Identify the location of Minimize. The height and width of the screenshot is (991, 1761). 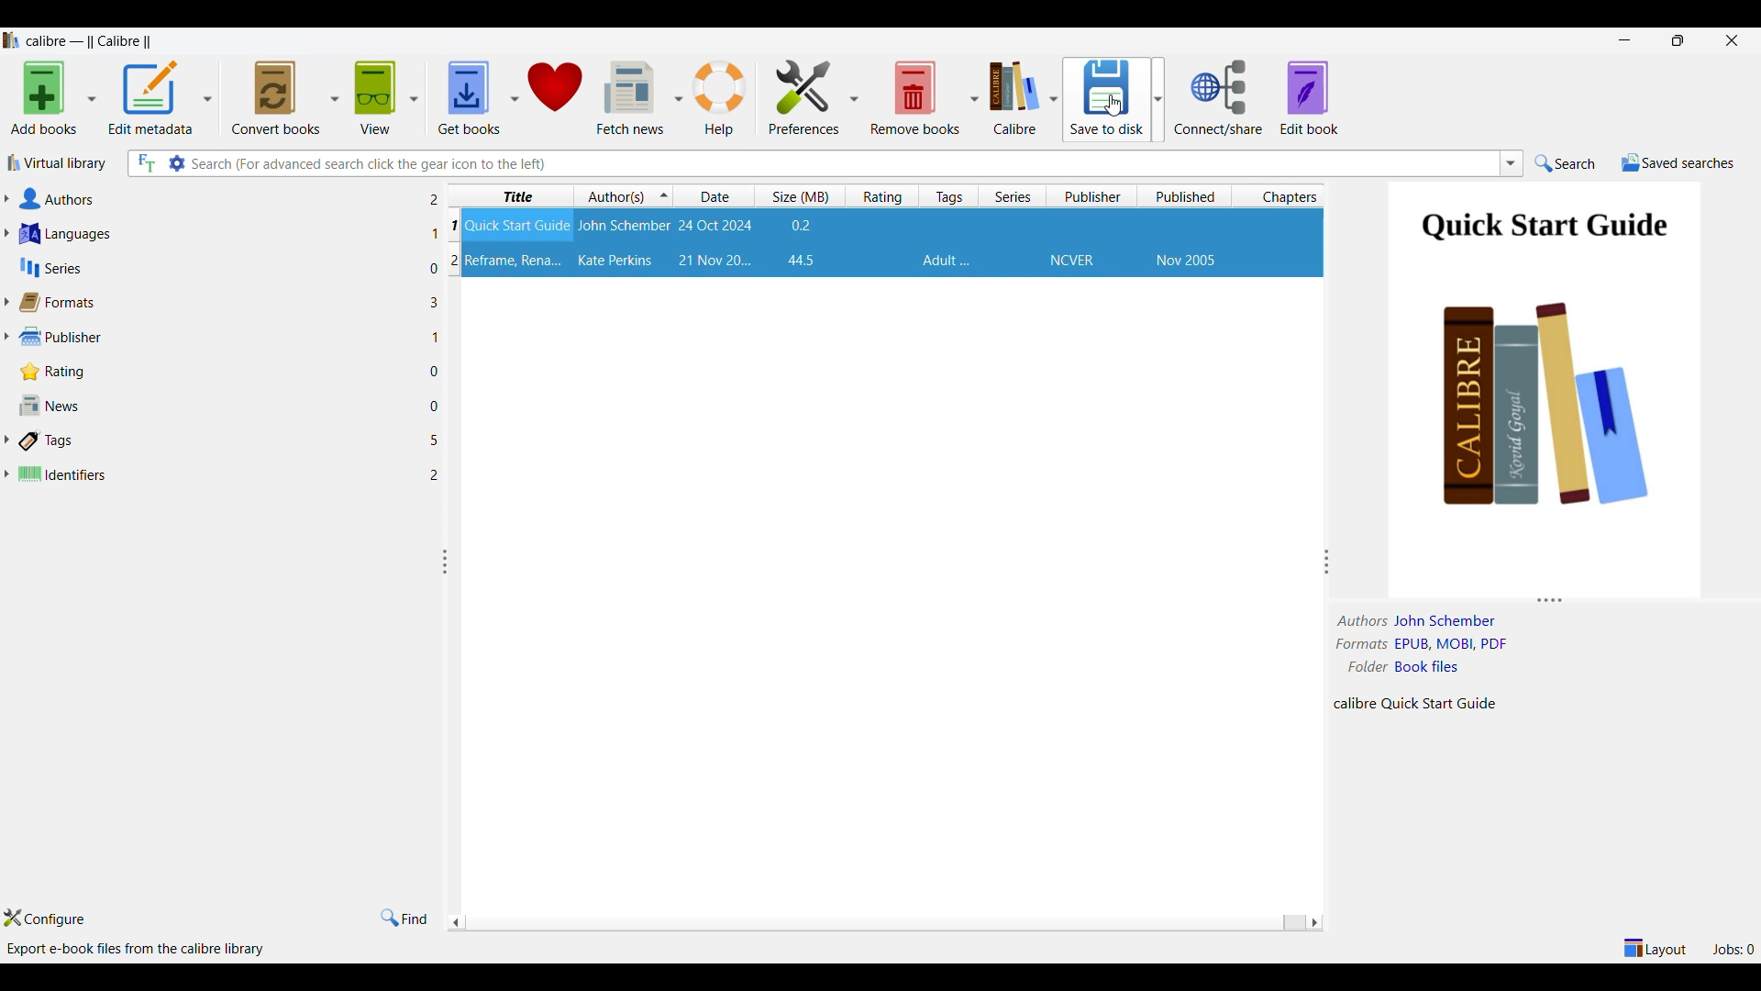
(1624, 40).